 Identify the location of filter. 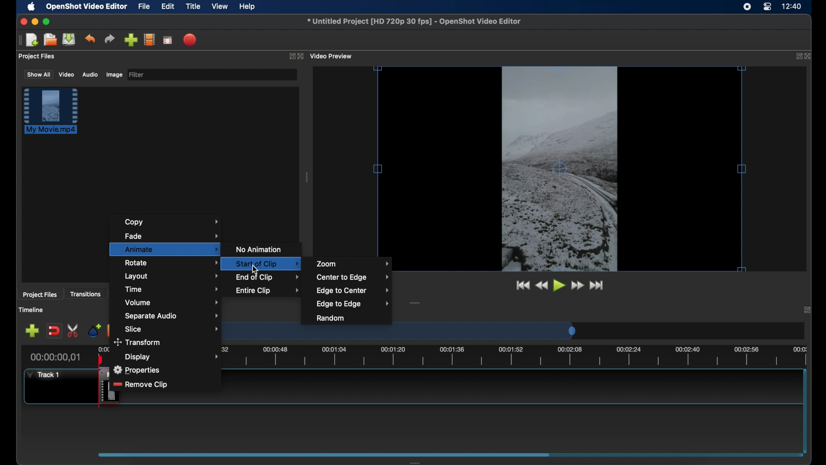
(137, 74).